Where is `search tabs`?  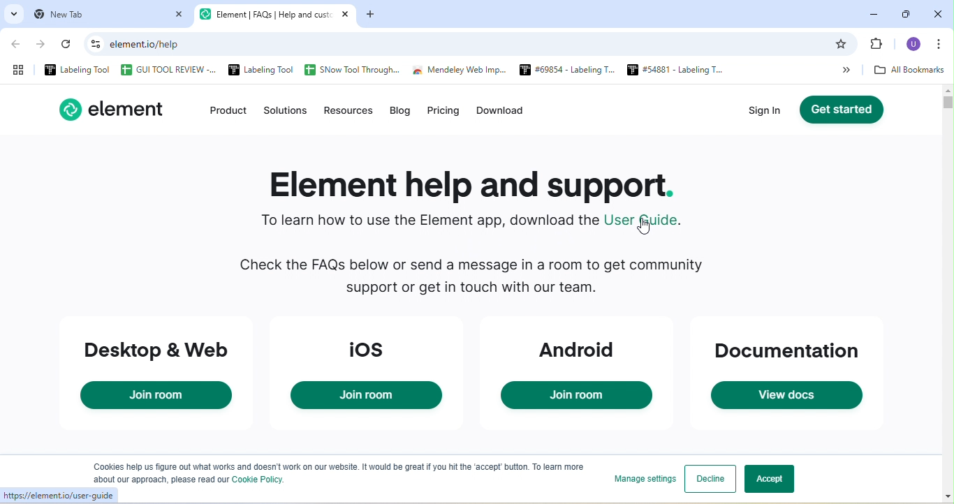 search tabs is located at coordinates (14, 15).